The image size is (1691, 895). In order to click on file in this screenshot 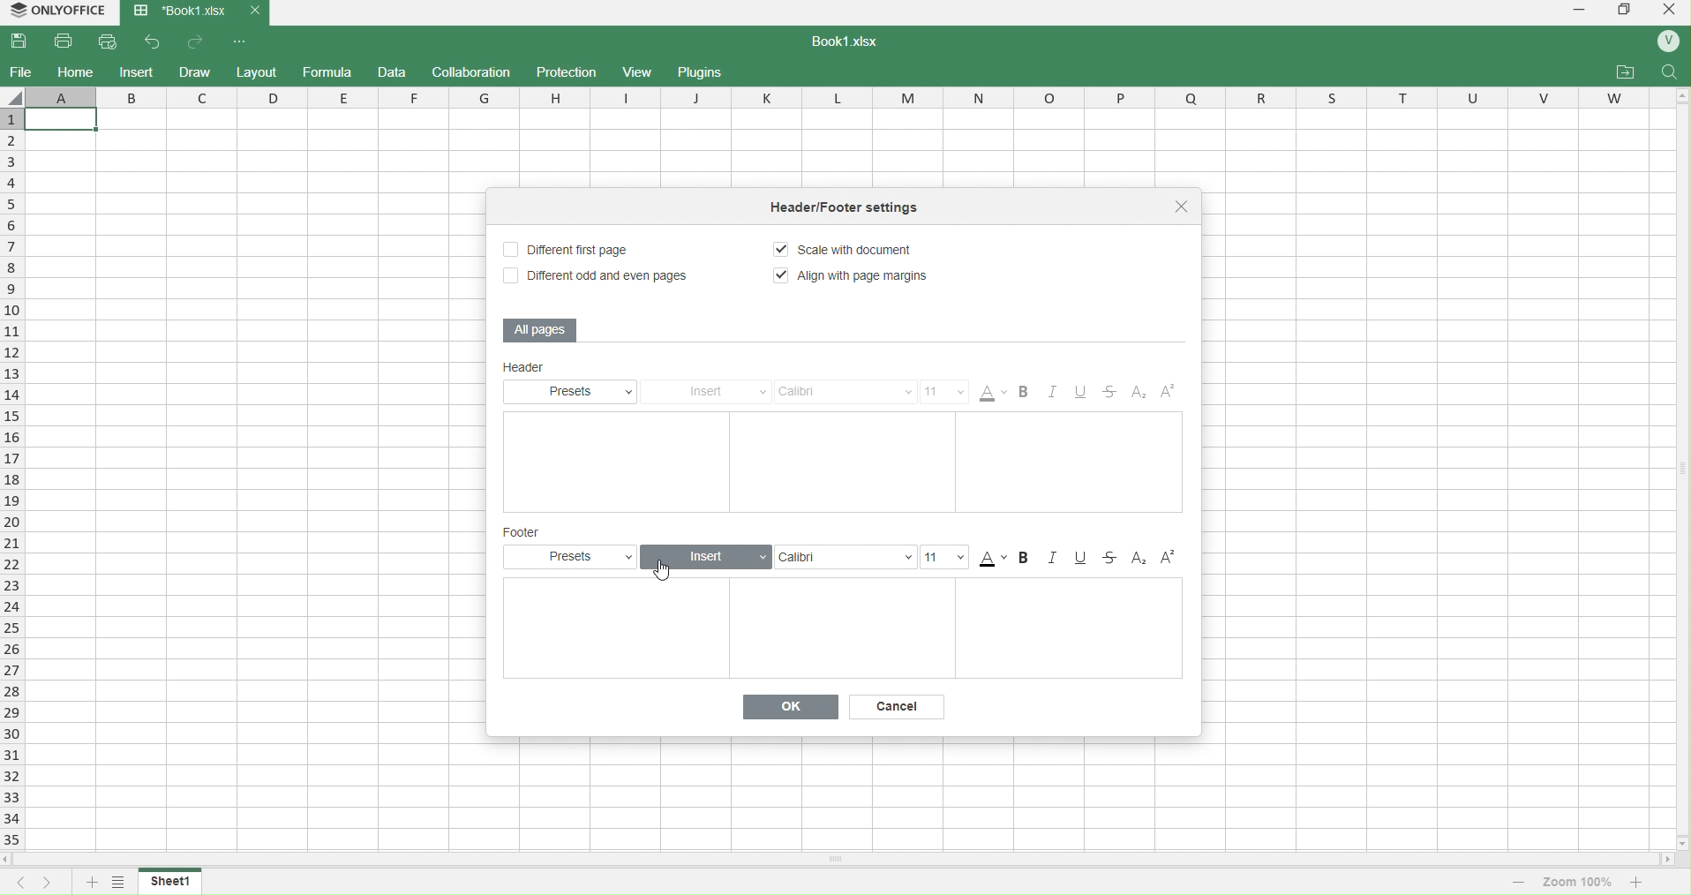, I will do `click(21, 71)`.